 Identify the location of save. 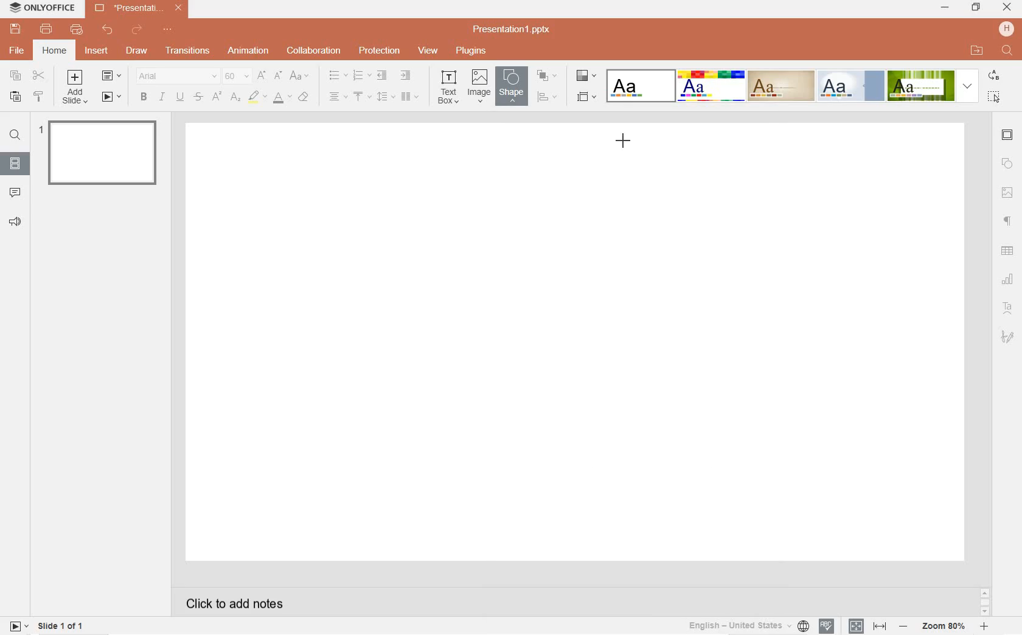
(15, 29).